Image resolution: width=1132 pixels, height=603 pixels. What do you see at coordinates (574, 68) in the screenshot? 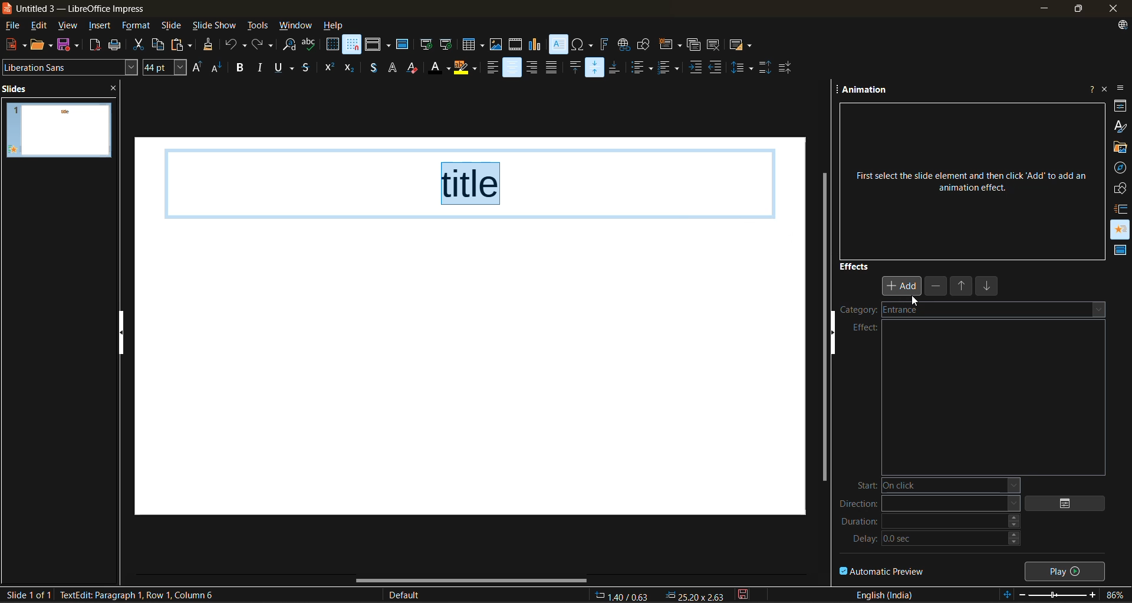
I see `align top` at bounding box center [574, 68].